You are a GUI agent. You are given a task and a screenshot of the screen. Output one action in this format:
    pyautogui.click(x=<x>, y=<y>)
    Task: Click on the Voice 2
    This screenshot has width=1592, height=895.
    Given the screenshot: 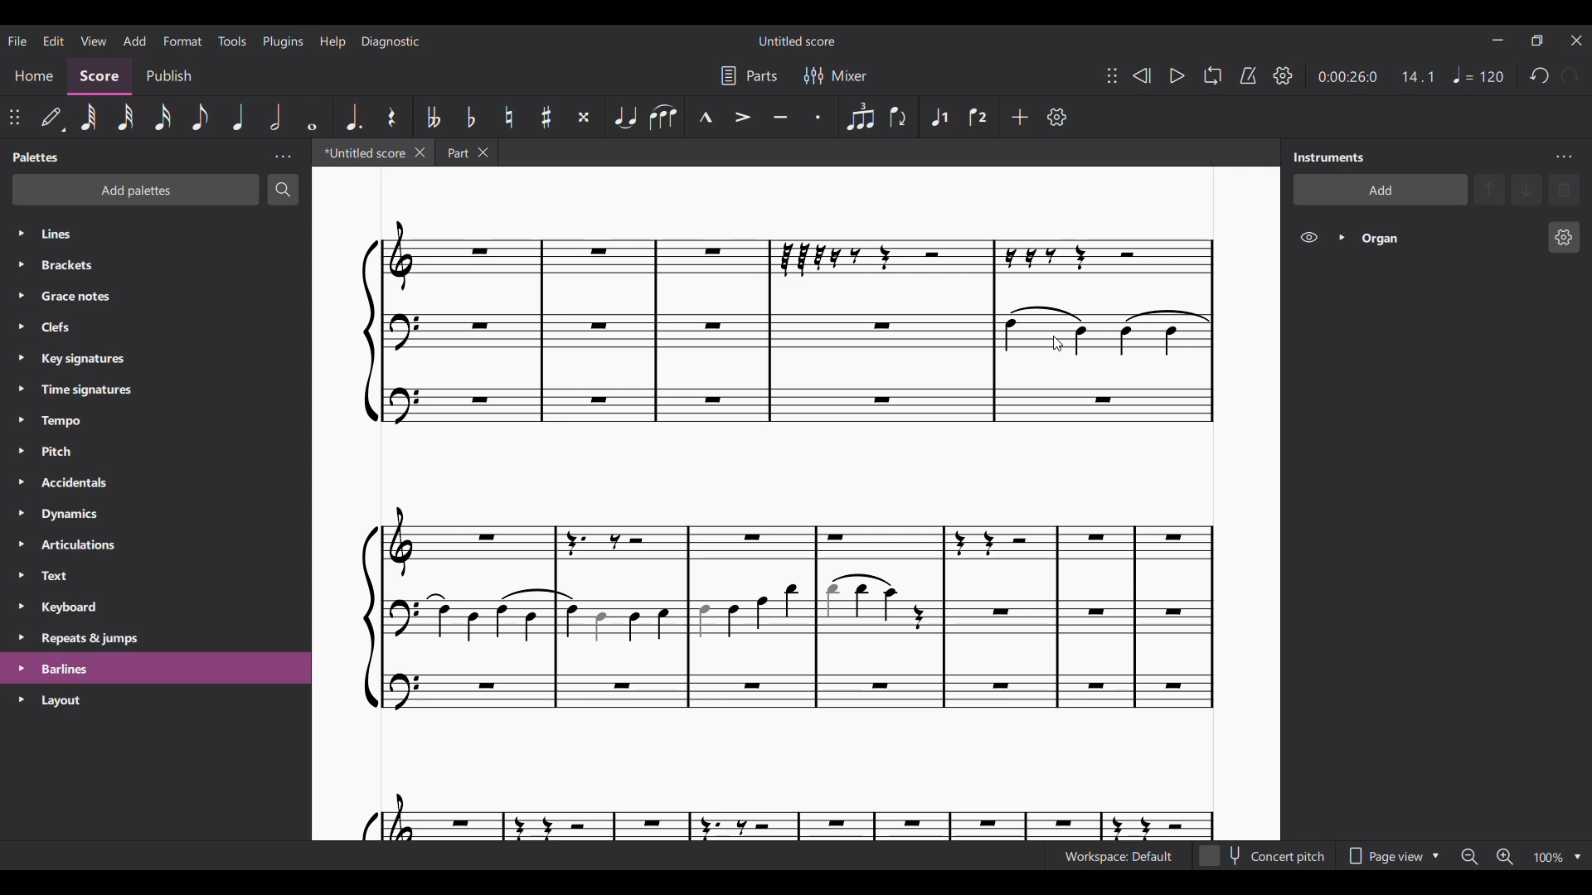 What is the action you would take?
    pyautogui.click(x=977, y=117)
    